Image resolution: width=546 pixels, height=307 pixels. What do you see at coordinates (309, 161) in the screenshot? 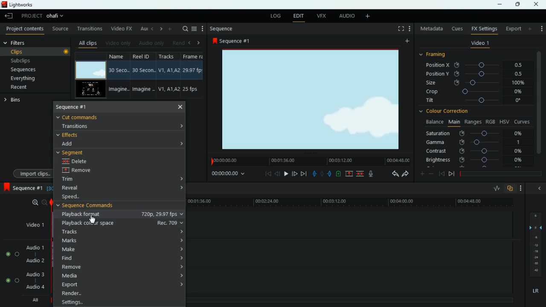
I see `time` at bounding box center [309, 161].